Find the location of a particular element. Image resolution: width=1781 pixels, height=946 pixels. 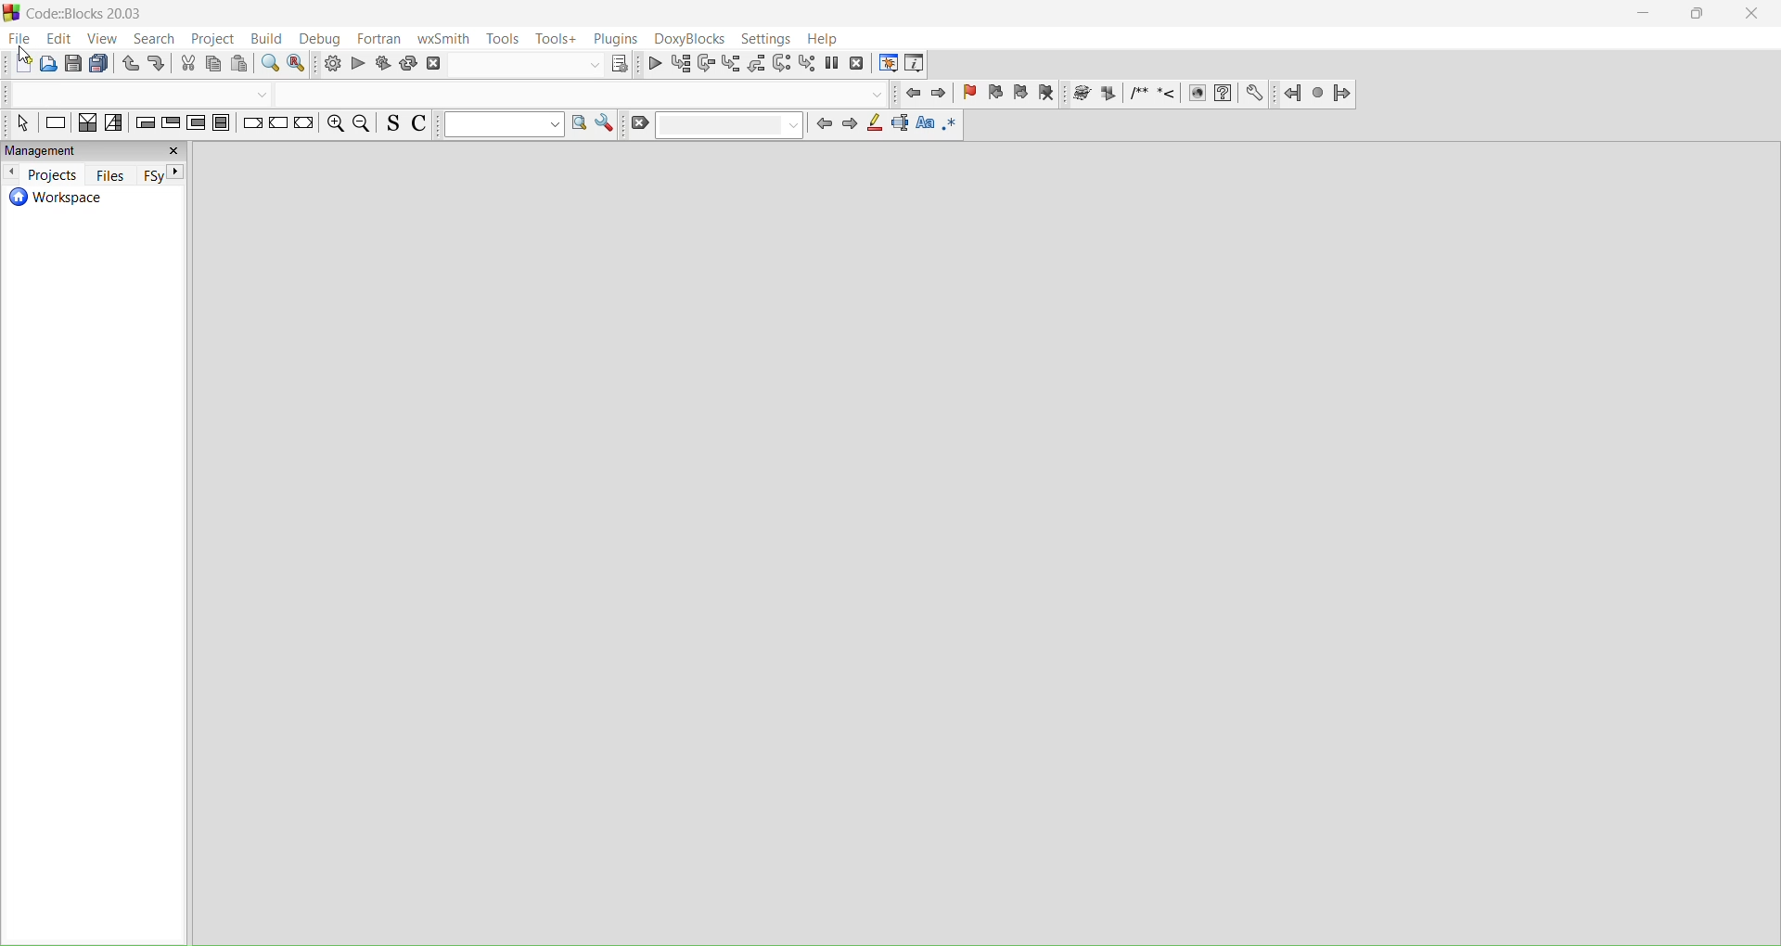

copy is located at coordinates (214, 65).